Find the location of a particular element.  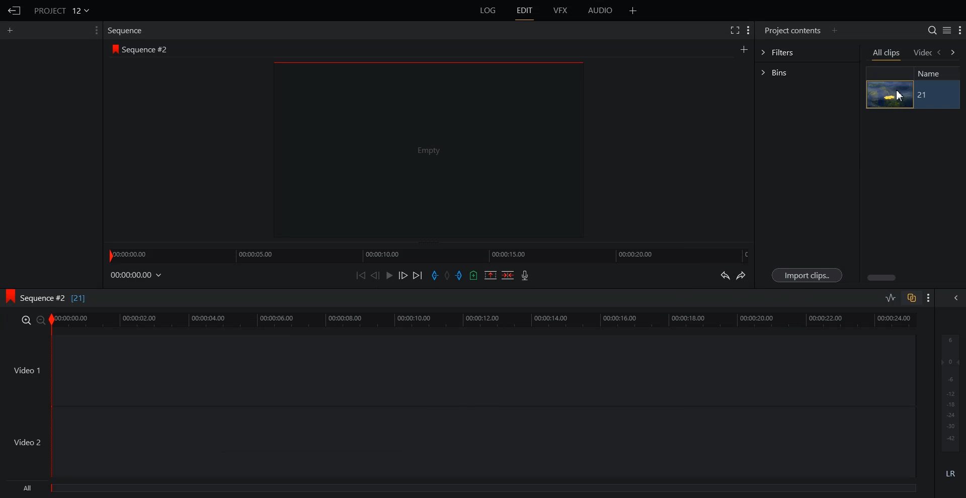

backward is located at coordinates (940, 53).